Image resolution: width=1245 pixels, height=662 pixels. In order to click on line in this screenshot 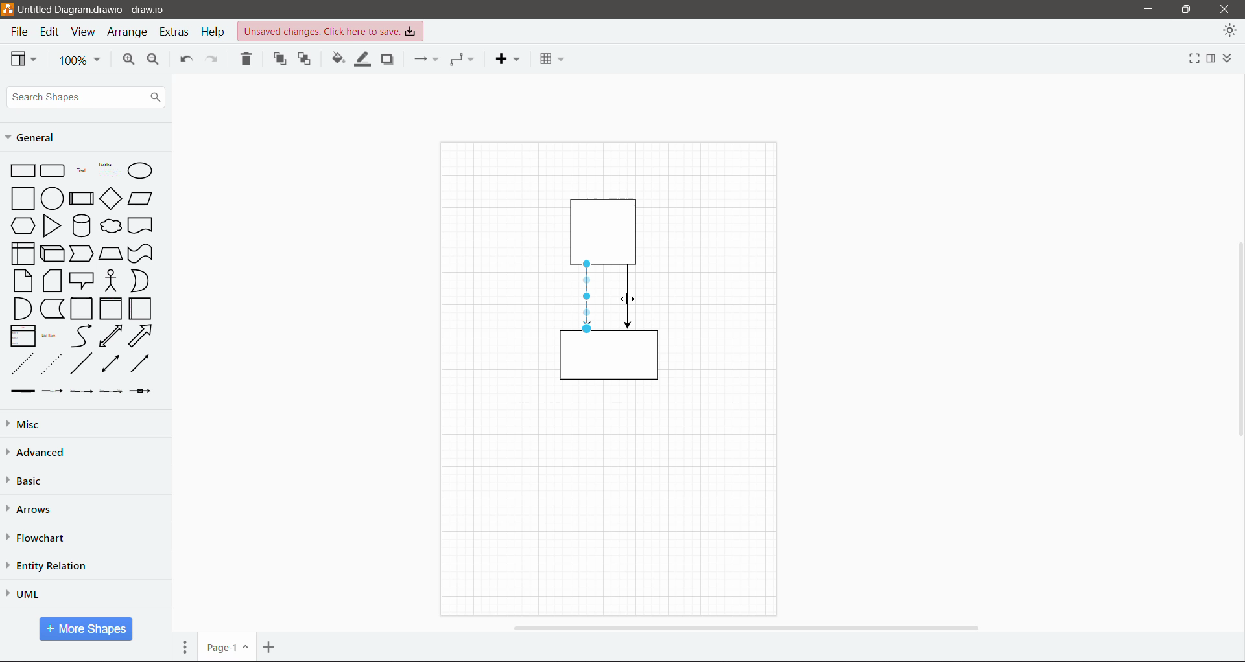, I will do `click(82, 363)`.